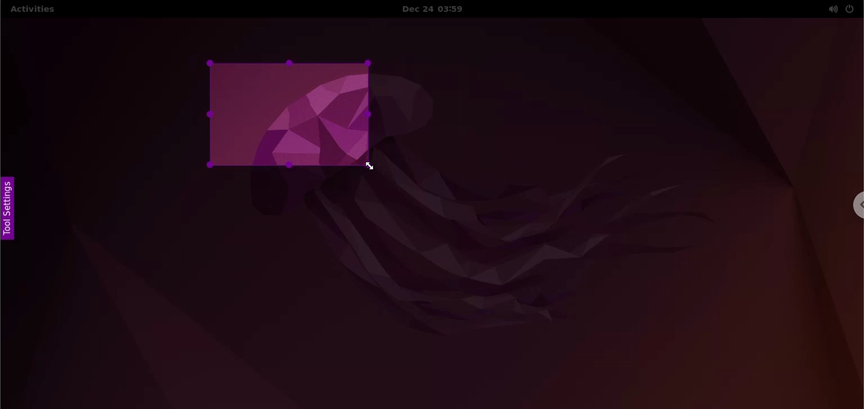 The width and height of the screenshot is (864, 409). I want to click on chrome options , so click(855, 207).